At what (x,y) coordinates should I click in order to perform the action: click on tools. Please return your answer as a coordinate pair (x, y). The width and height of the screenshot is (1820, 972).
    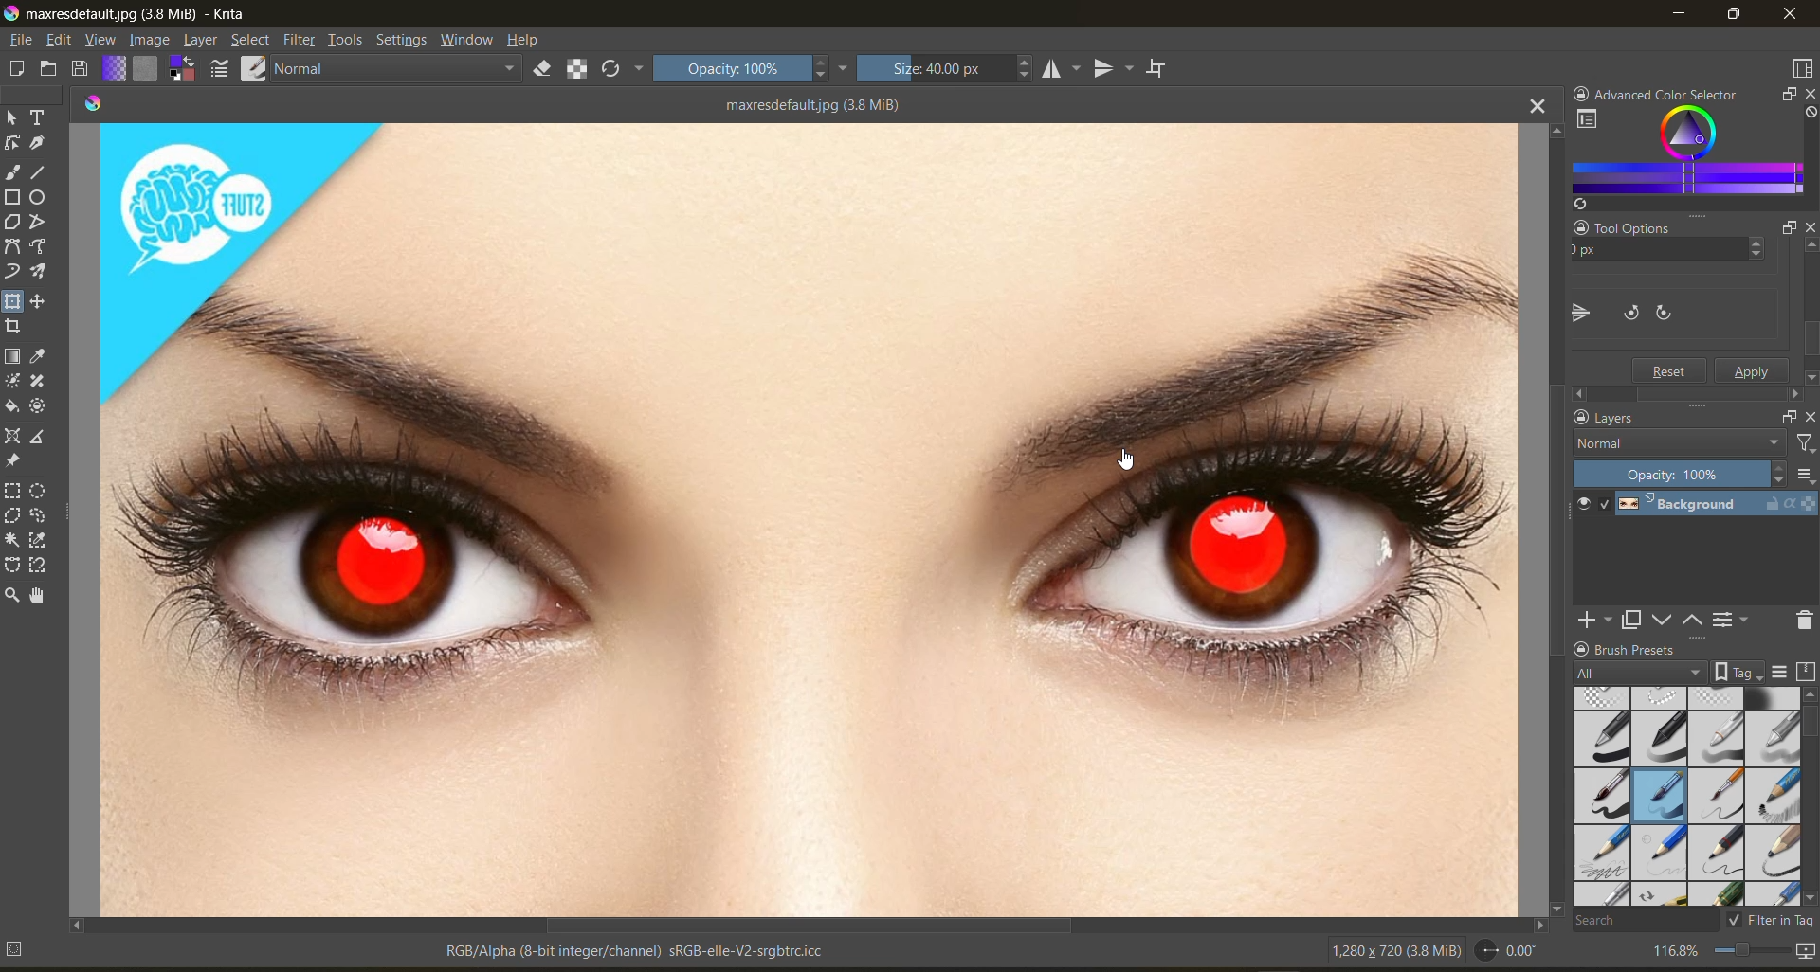
    Looking at the image, I should click on (345, 41).